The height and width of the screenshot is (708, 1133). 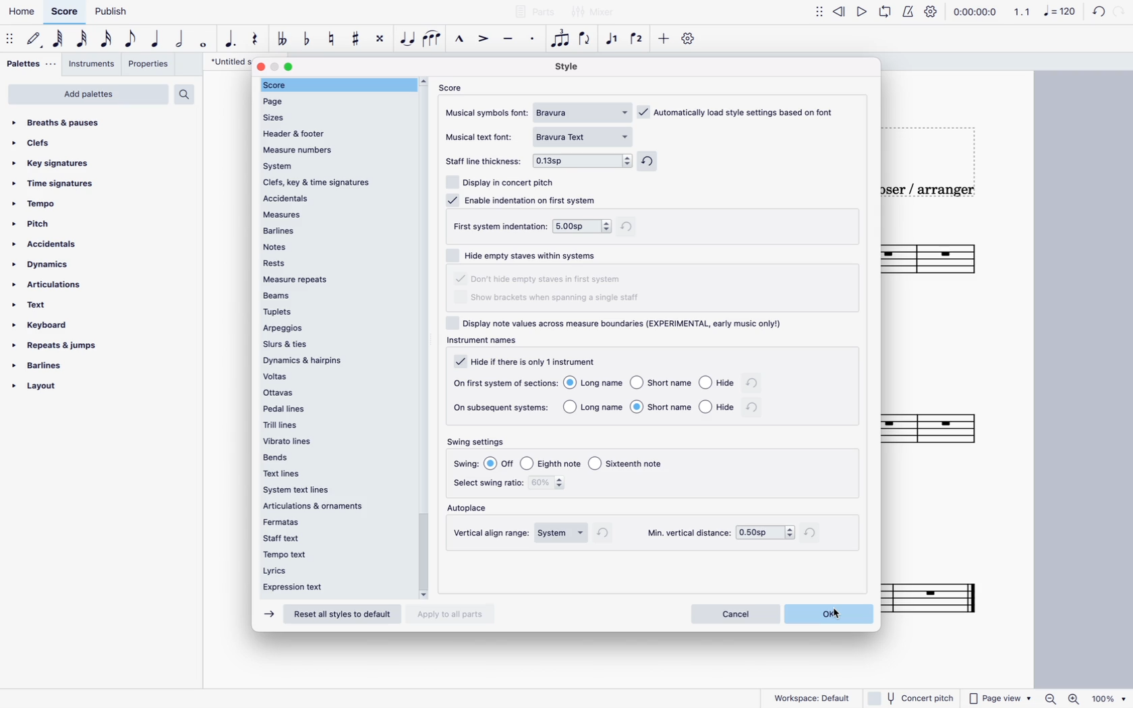 I want to click on on first system of sections, so click(x=504, y=382).